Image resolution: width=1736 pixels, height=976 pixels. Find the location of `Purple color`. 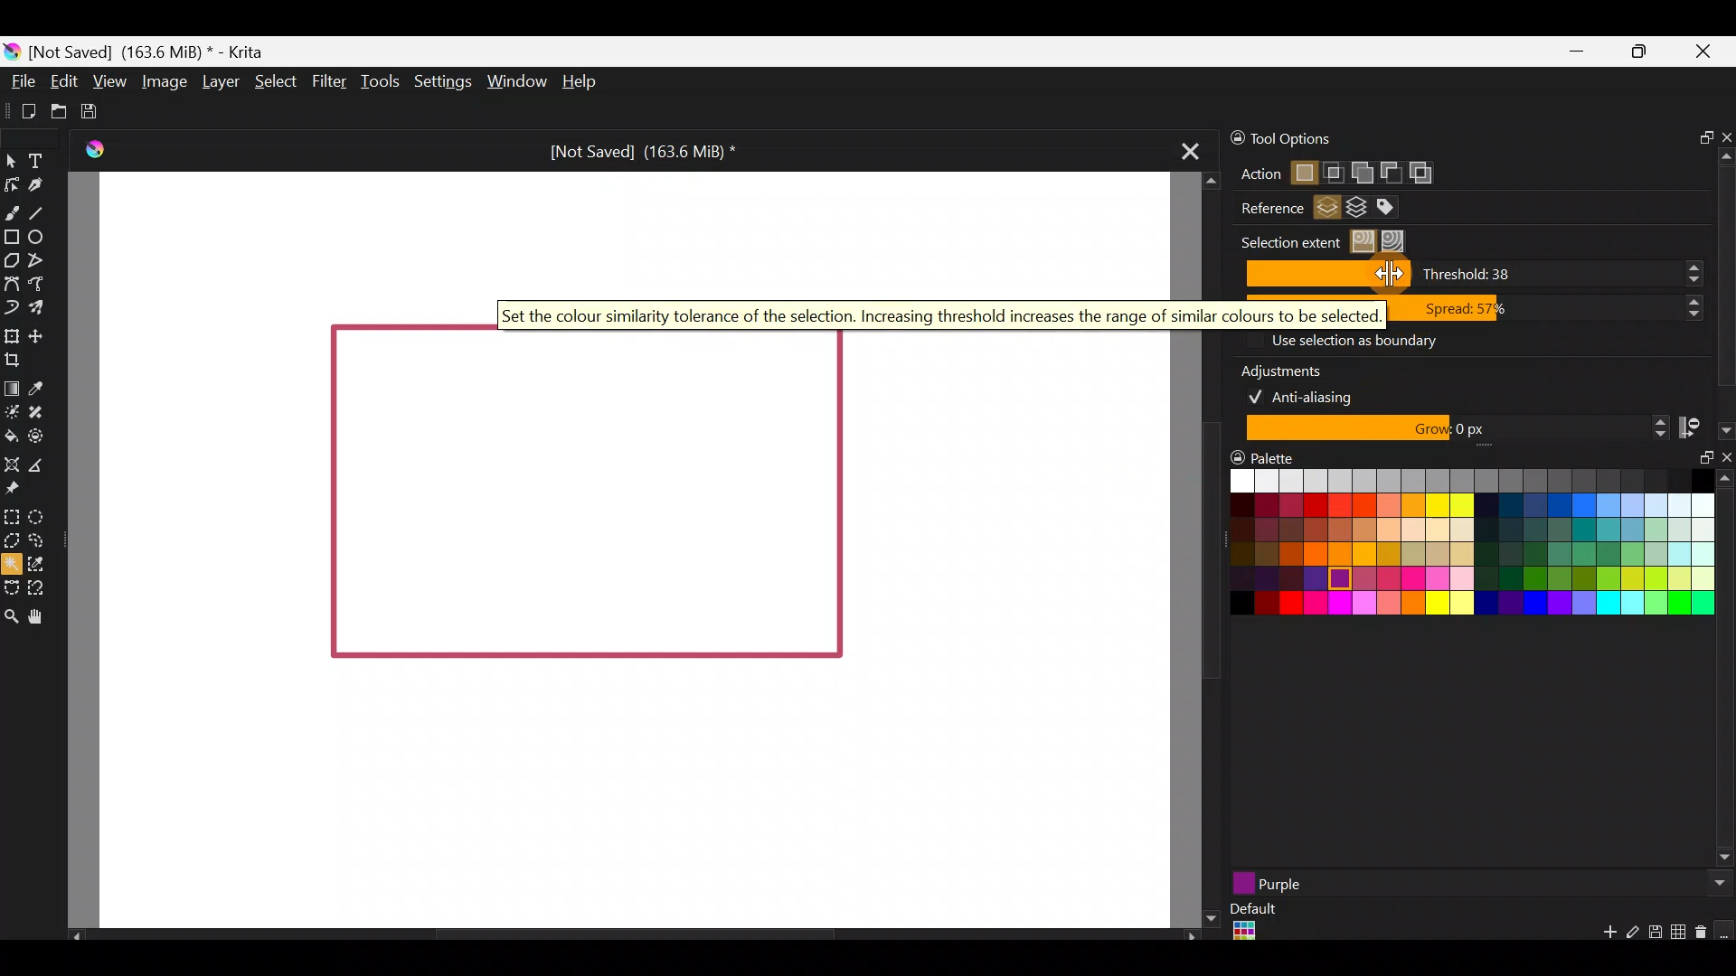

Purple color is located at coordinates (1382, 883).